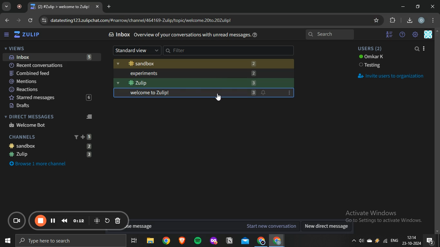 This screenshot has height=247, width=440. What do you see at coordinates (203, 83) in the screenshot?
I see `zulip` at bounding box center [203, 83].